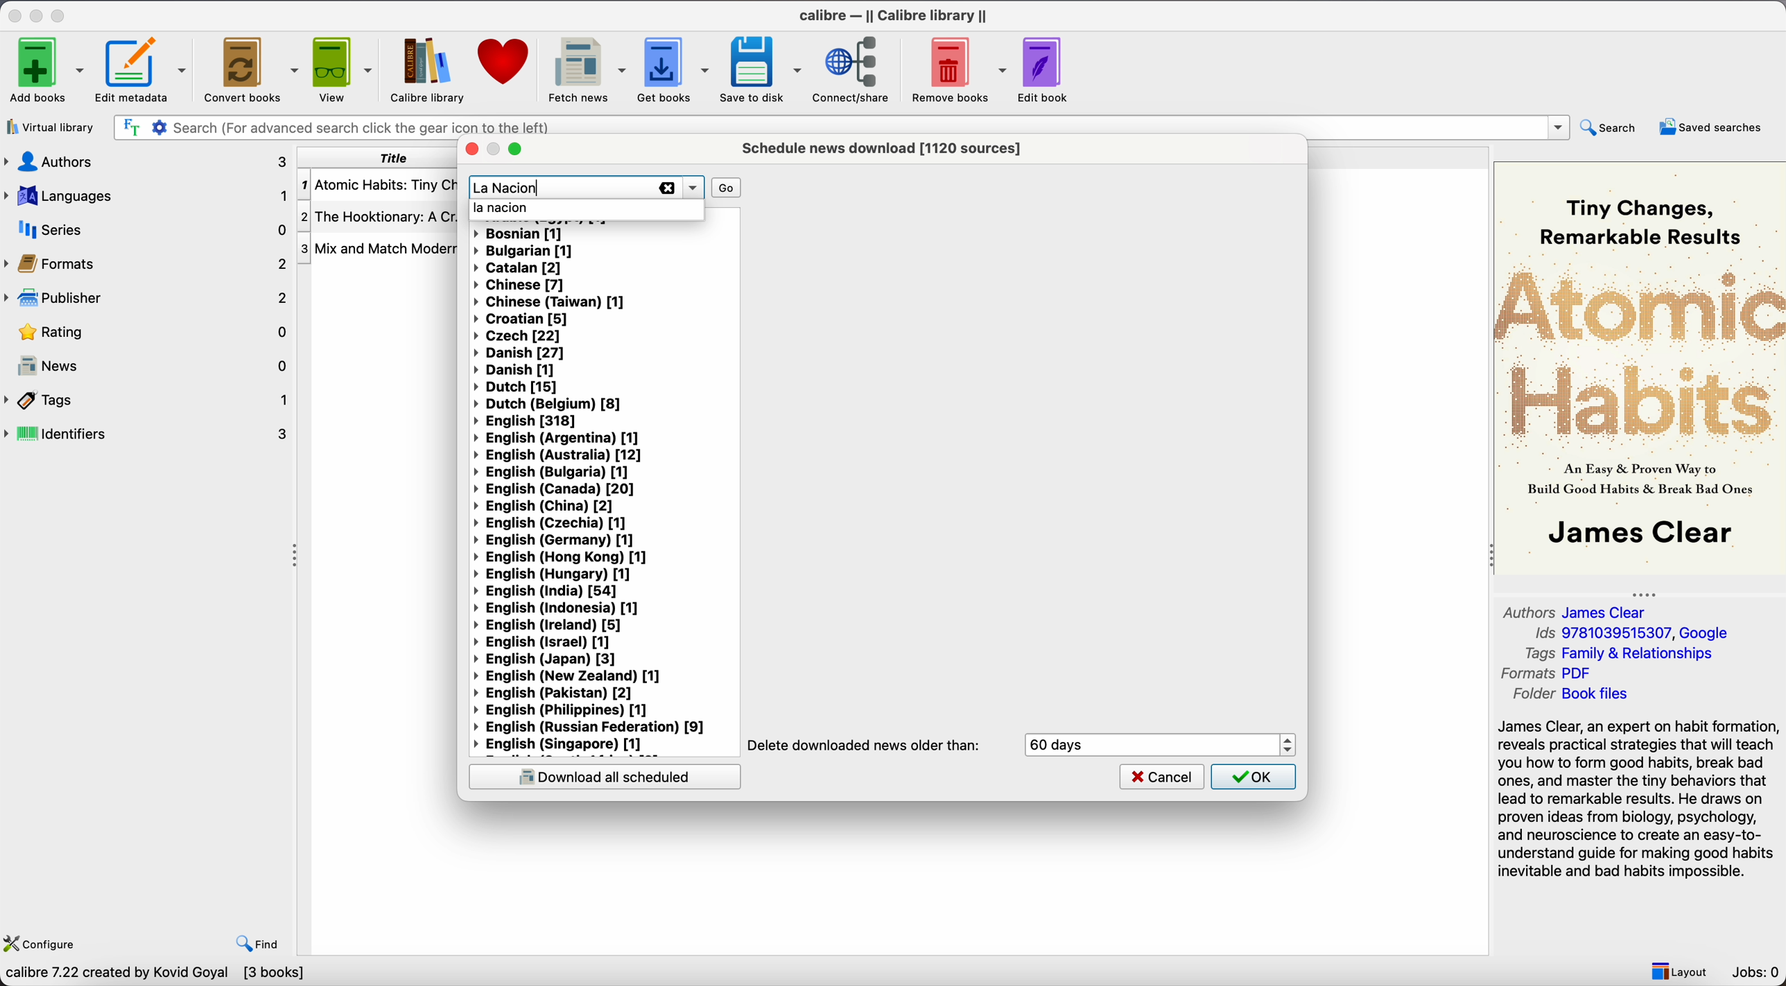 This screenshot has width=1786, height=986. What do you see at coordinates (584, 68) in the screenshot?
I see `click on fetch news options` at bounding box center [584, 68].